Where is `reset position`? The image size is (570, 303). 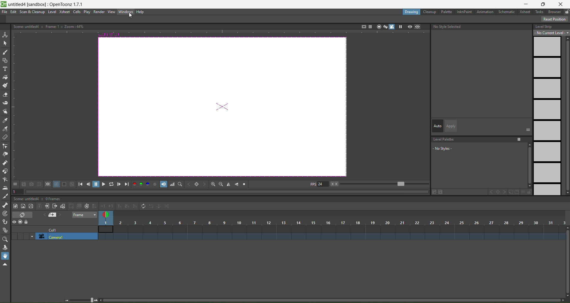
reset position is located at coordinates (555, 19).